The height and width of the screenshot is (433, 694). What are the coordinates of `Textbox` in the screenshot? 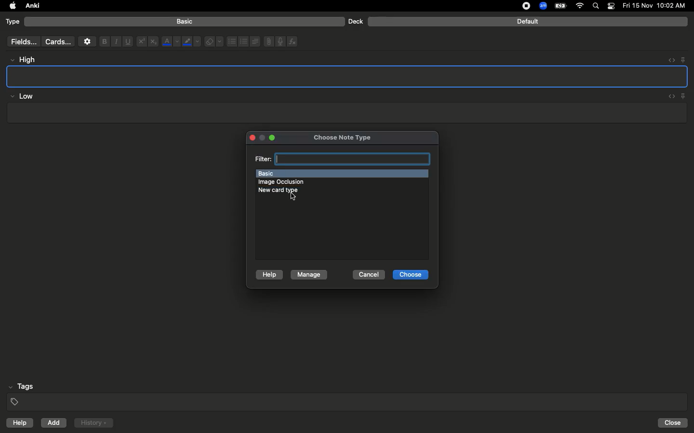 It's located at (348, 76).